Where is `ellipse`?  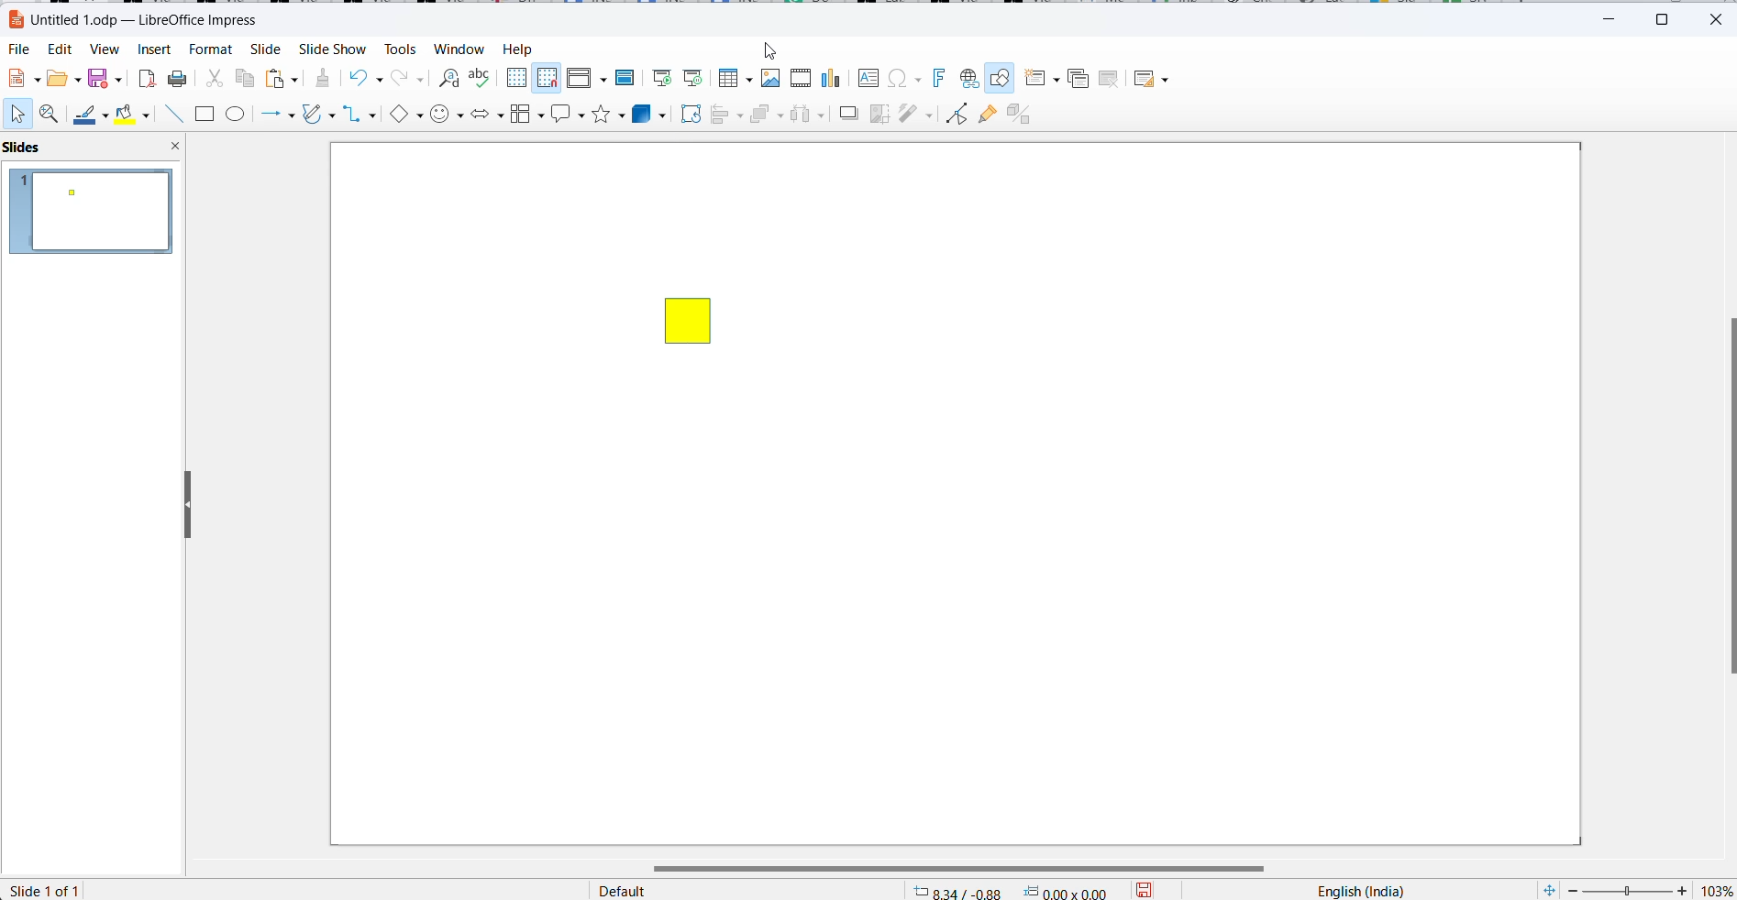
ellipse is located at coordinates (239, 115).